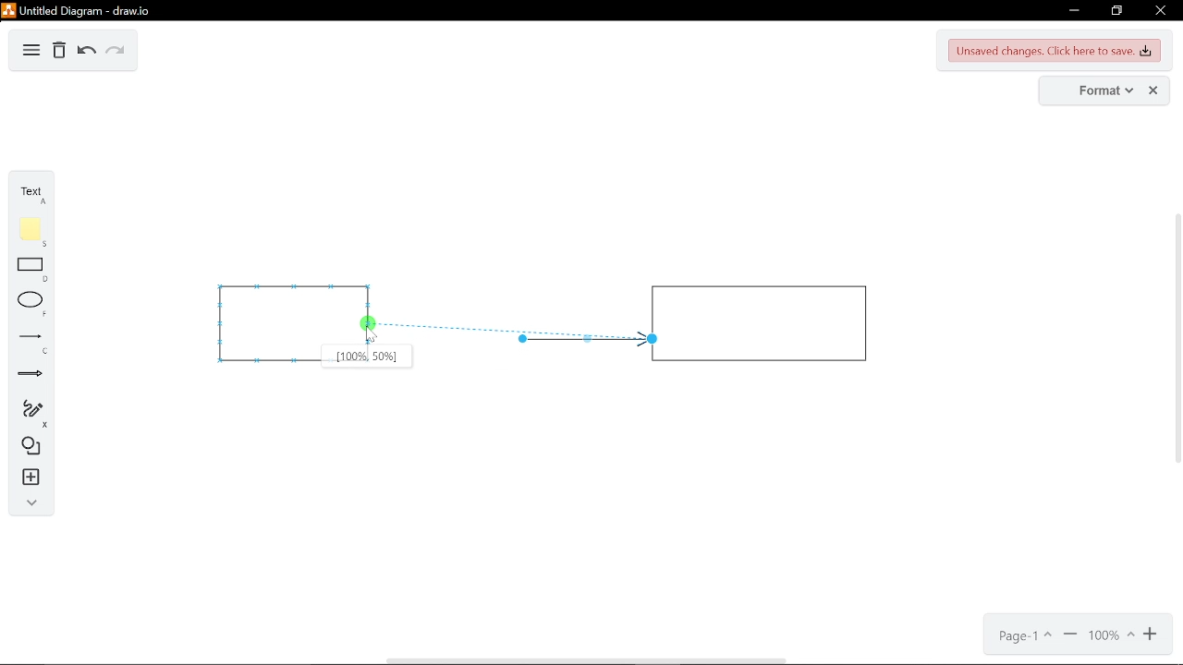  Describe the element at coordinates (25, 375) in the screenshot. I see `arrows` at that location.